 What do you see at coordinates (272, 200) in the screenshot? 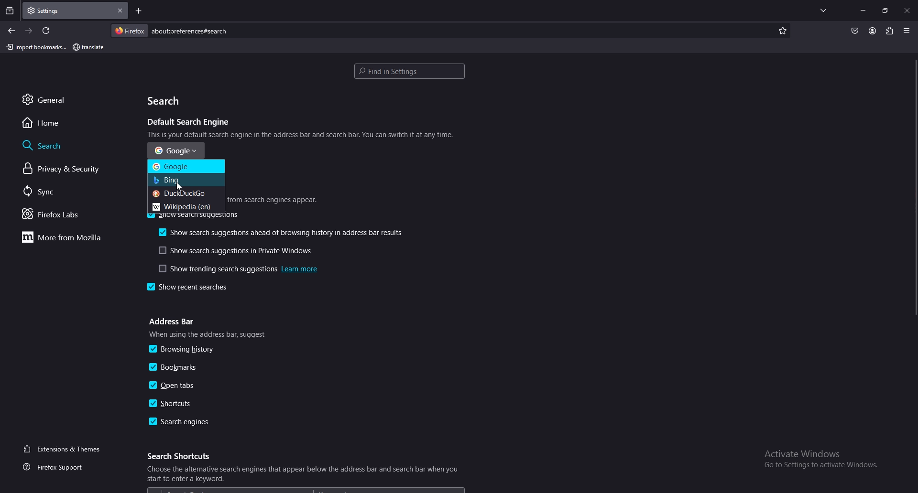
I see `info` at bounding box center [272, 200].